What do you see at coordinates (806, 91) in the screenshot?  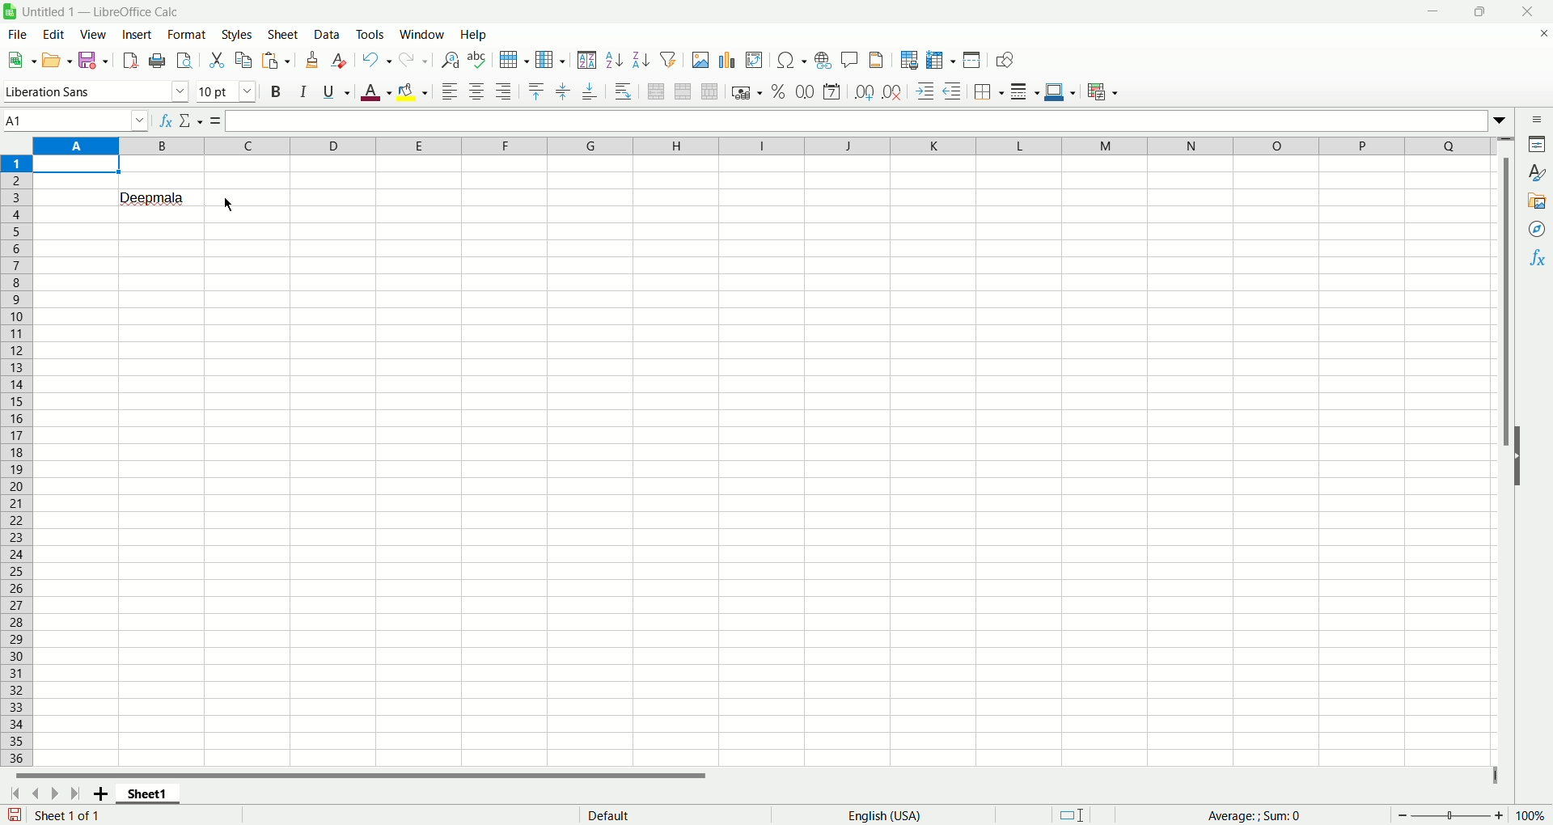 I see `Format as number` at bounding box center [806, 91].